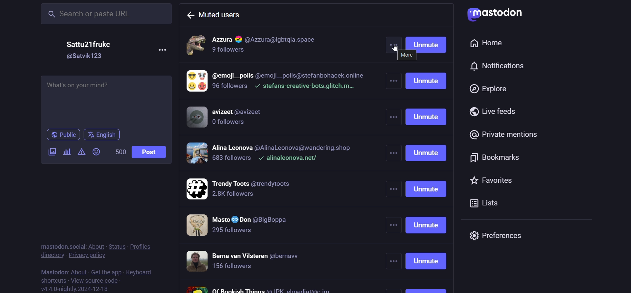 This screenshot has width=631, height=293. Describe the element at coordinates (117, 246) in the screenshot. I see `status` at that location.